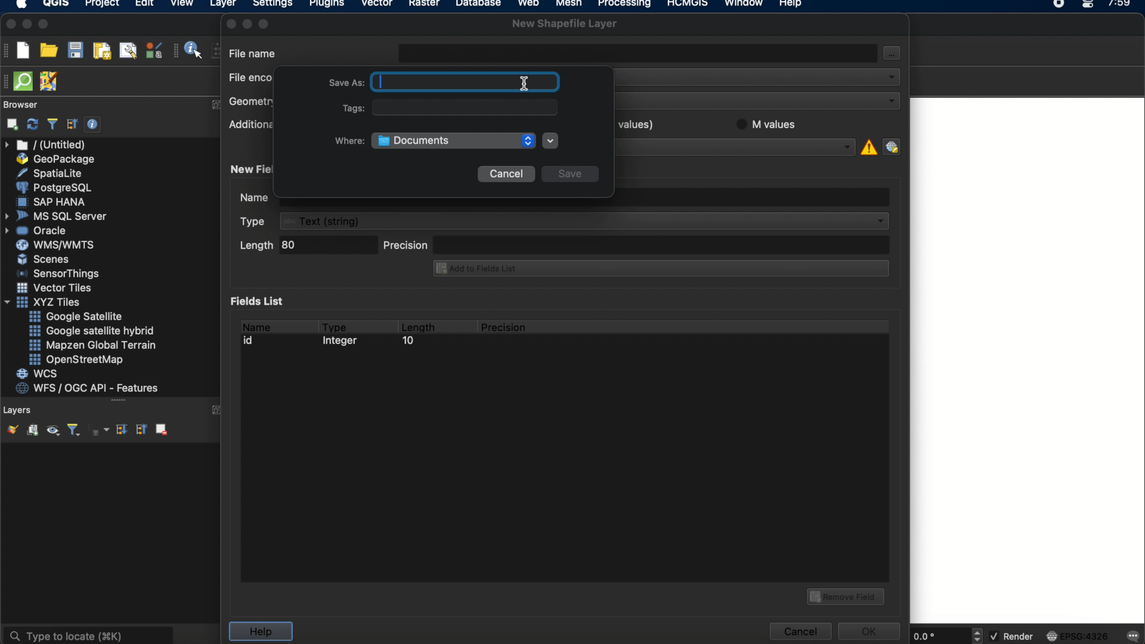 Image resolution: width=1145 pixels, height=644 pixels. I want to click on maximize, so click(266, 23).